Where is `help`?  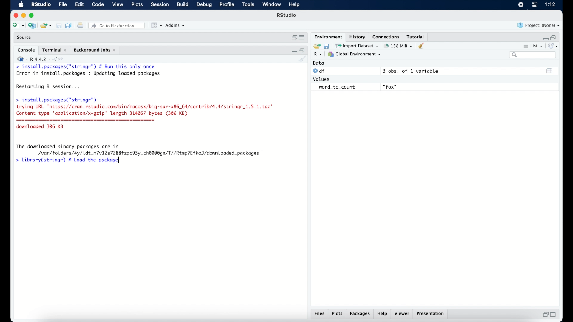
help is located at coordinates (383, 314).